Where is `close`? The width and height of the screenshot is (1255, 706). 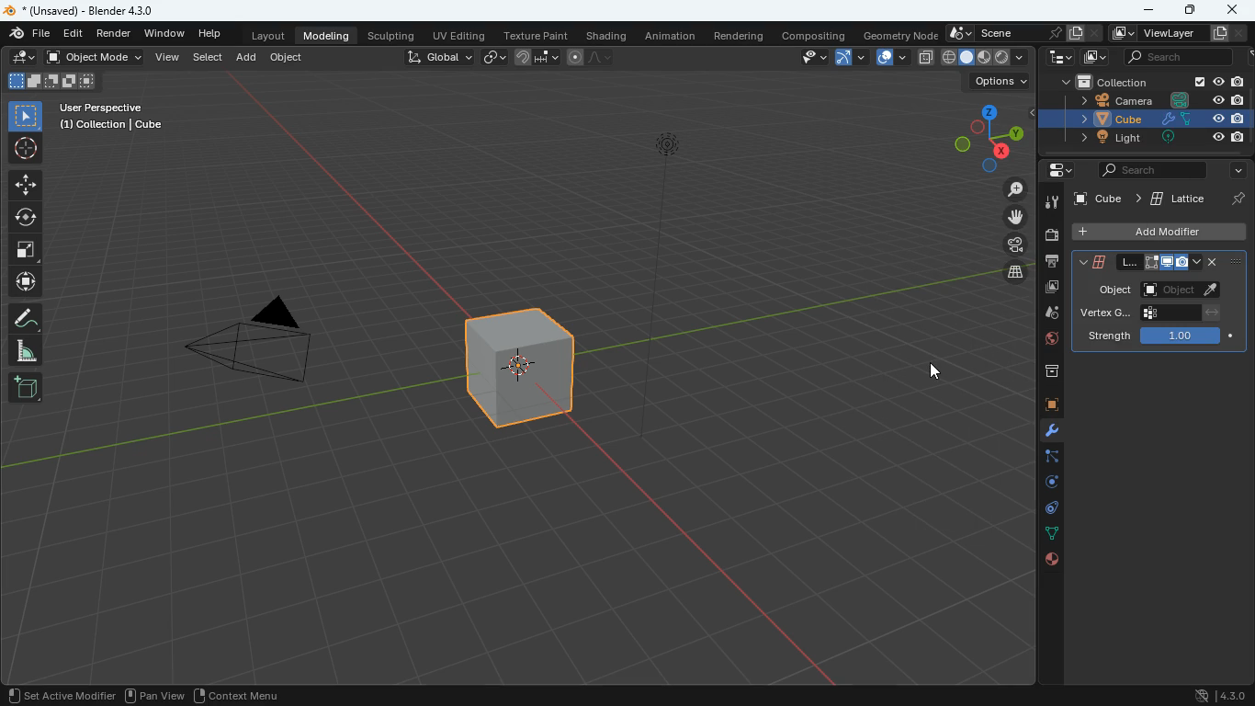
close is located at coordinates (1232, 10).